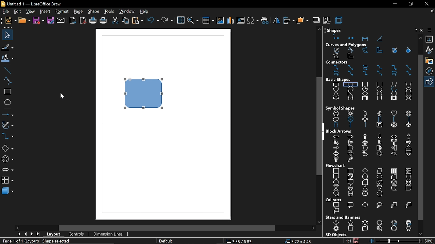 This screenshot has height=244, width=435. I want to click on 3d shapes, so click(7, 191).